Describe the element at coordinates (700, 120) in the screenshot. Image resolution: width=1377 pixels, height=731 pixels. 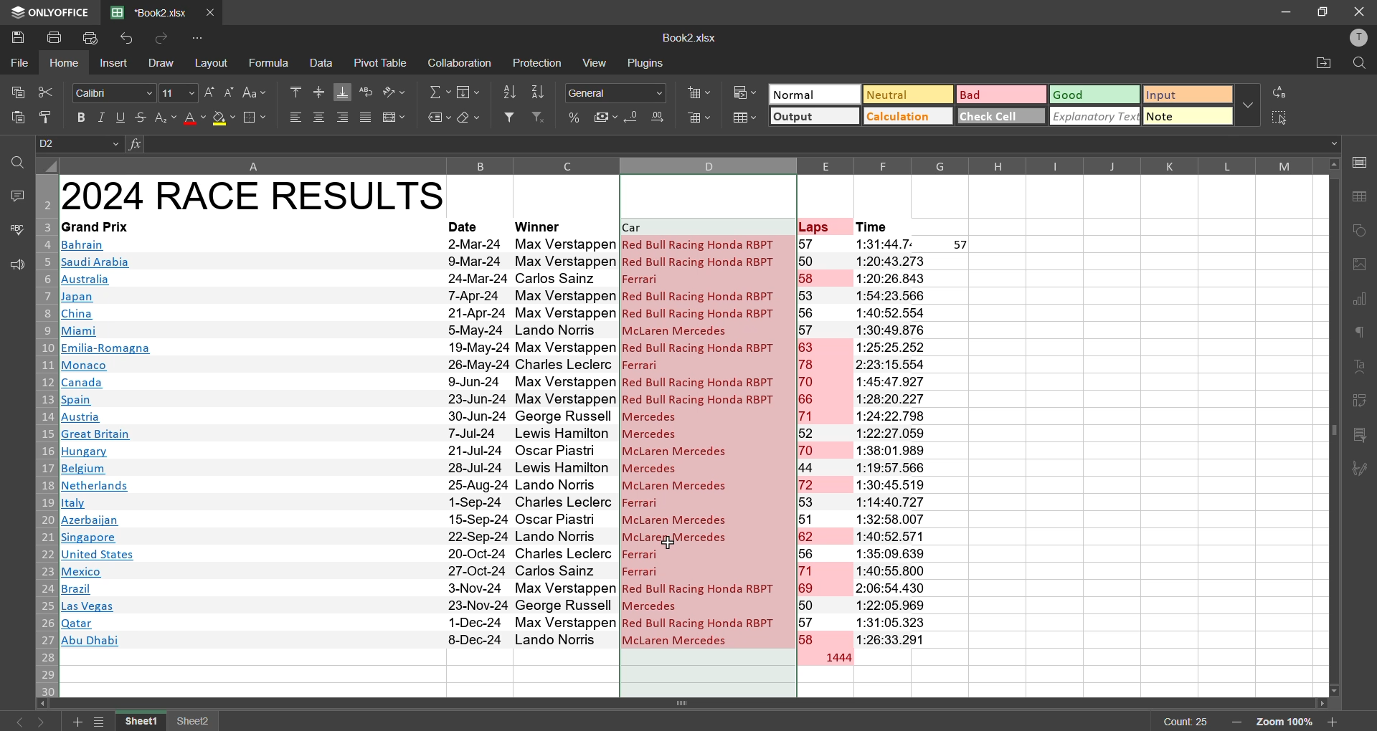
I see `remove cells` at that location.